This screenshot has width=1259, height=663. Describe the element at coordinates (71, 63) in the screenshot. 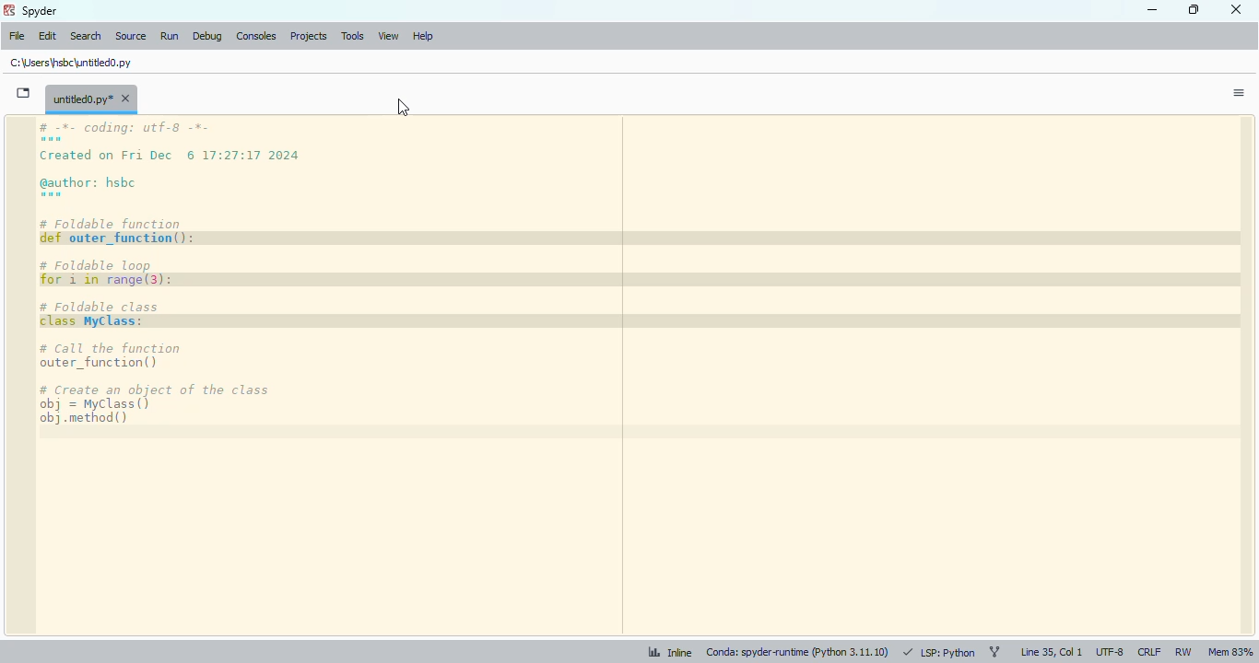

I see `untitled0.py` at that location.